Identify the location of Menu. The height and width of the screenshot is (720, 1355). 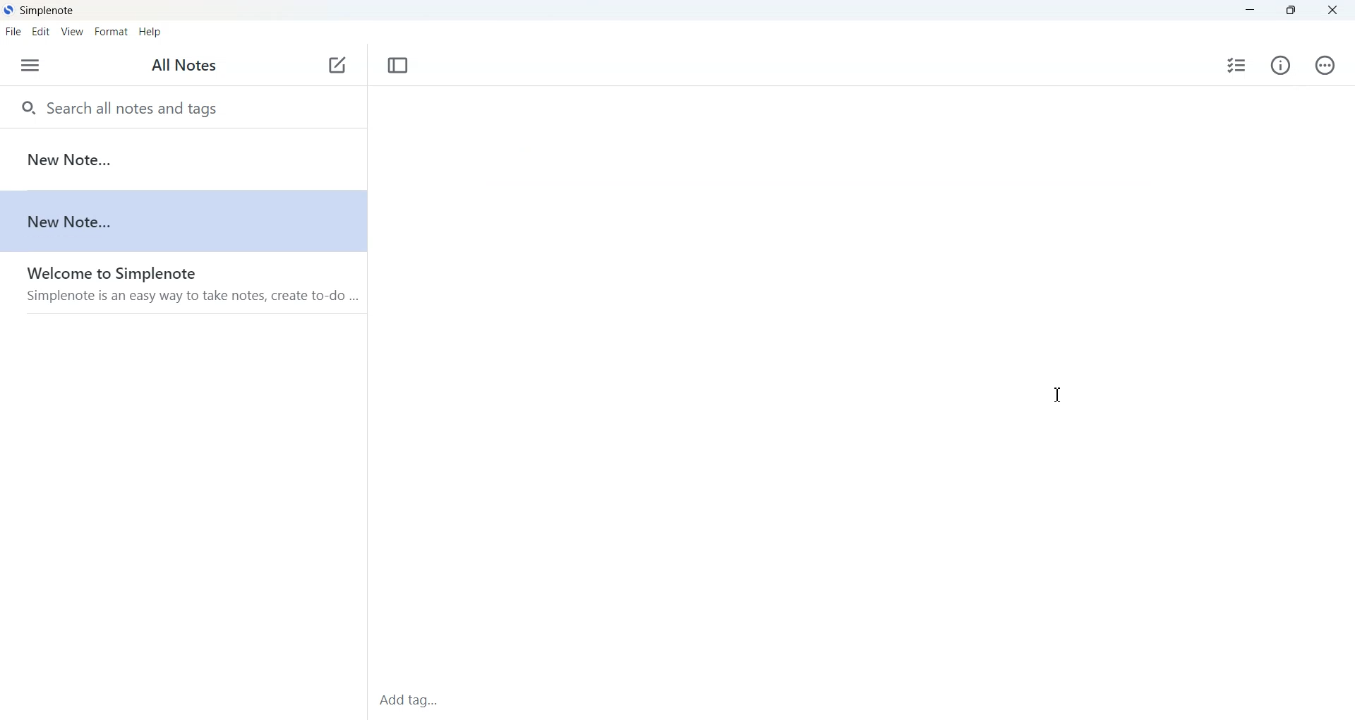
(30, 66).